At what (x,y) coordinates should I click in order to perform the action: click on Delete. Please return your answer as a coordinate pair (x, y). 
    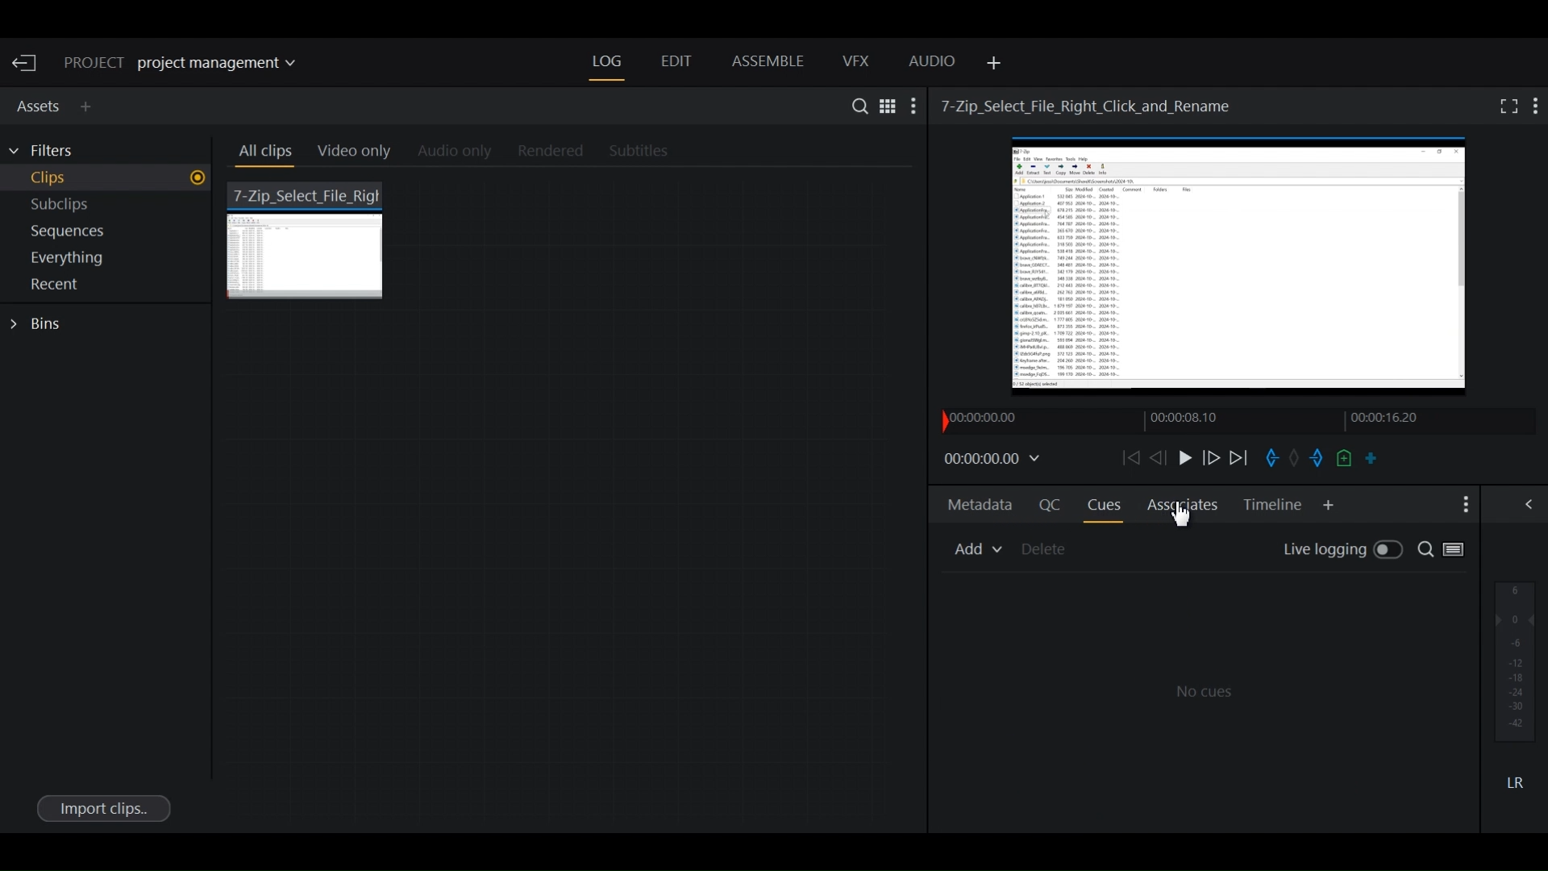
    Looking at the image, I should click on (1047, 549).